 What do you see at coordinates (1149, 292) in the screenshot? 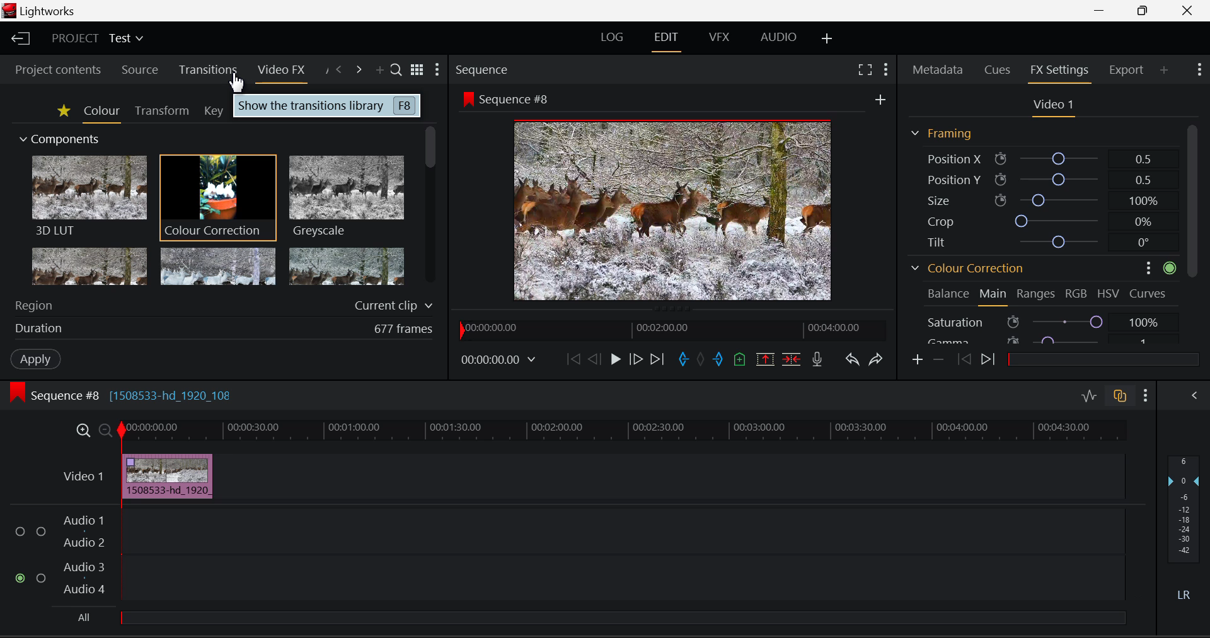
I see `Curves` at bounding box center [1149, 292].